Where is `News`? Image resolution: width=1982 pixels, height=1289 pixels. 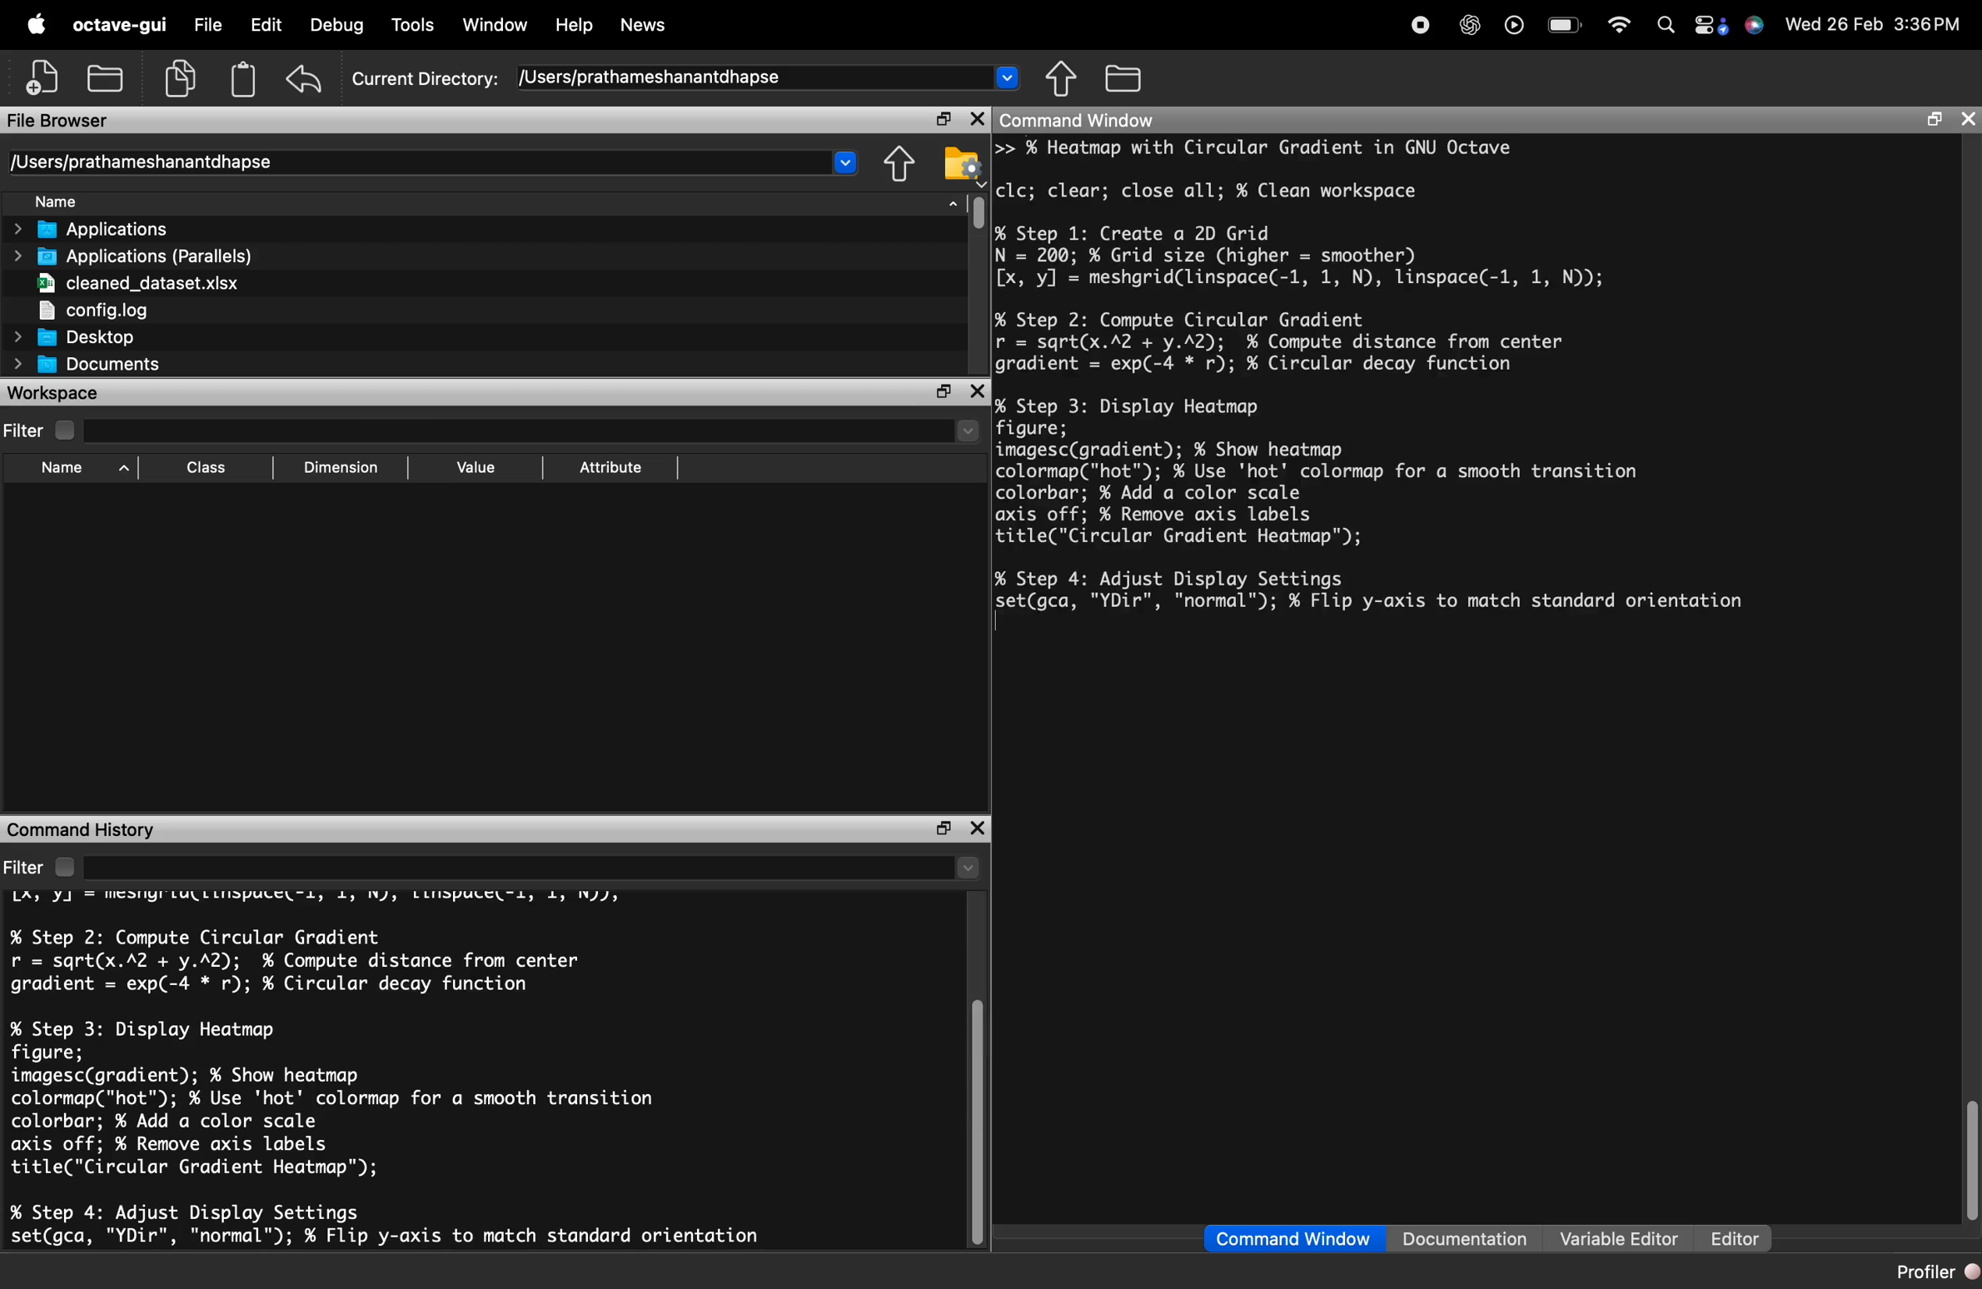 News is located at coordinates (641, 25).